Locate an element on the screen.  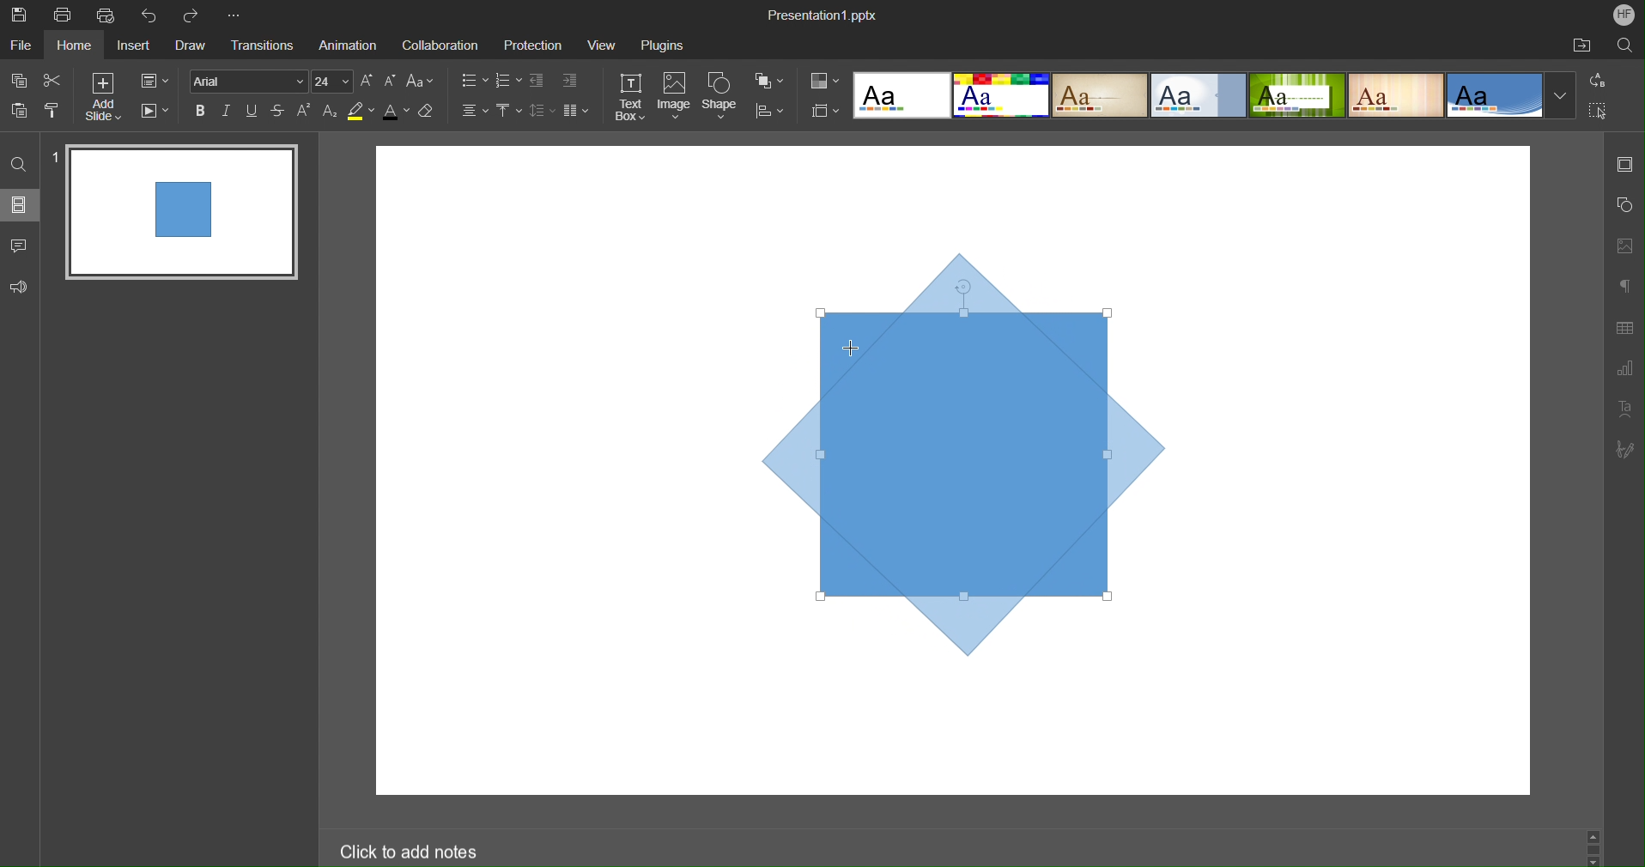
Italics is located at coordinates (226, 111).